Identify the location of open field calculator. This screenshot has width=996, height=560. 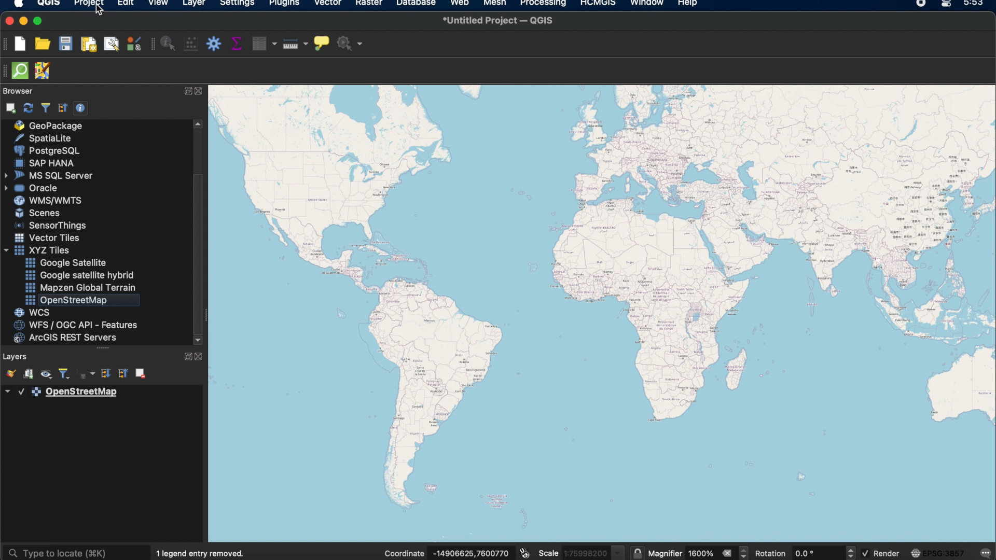
(189, 43).